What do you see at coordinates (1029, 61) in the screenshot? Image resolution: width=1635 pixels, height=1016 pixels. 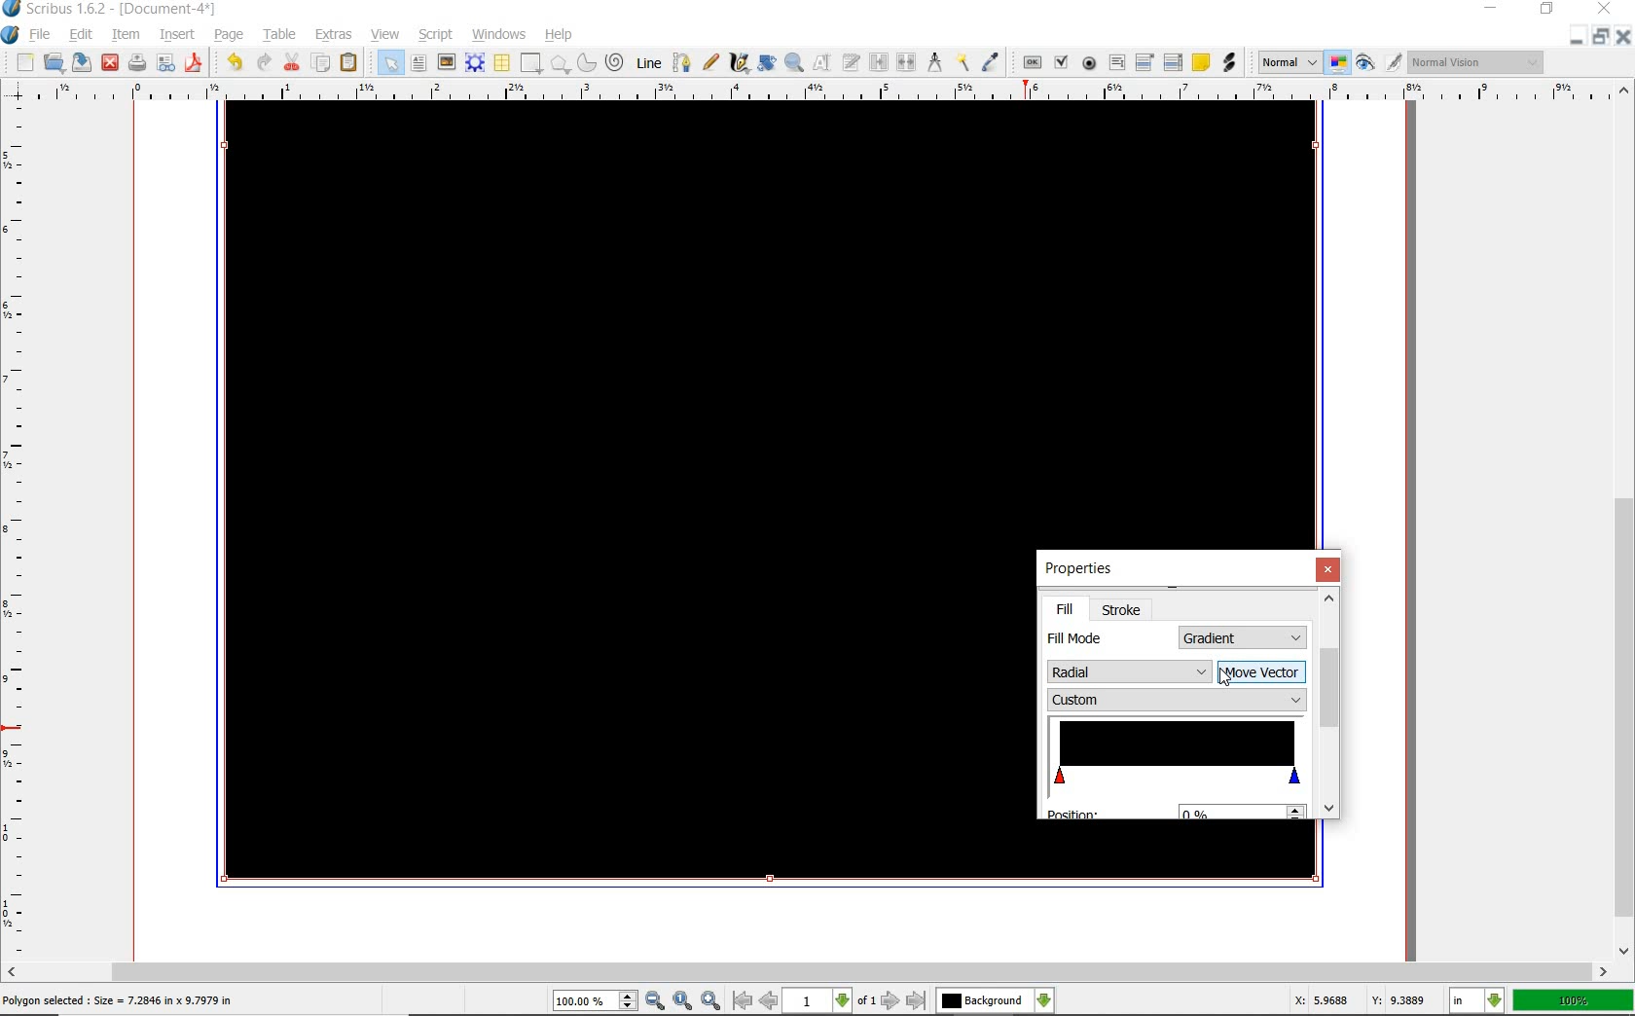 I see `pdf push button` at bounding box center [1029, 61].